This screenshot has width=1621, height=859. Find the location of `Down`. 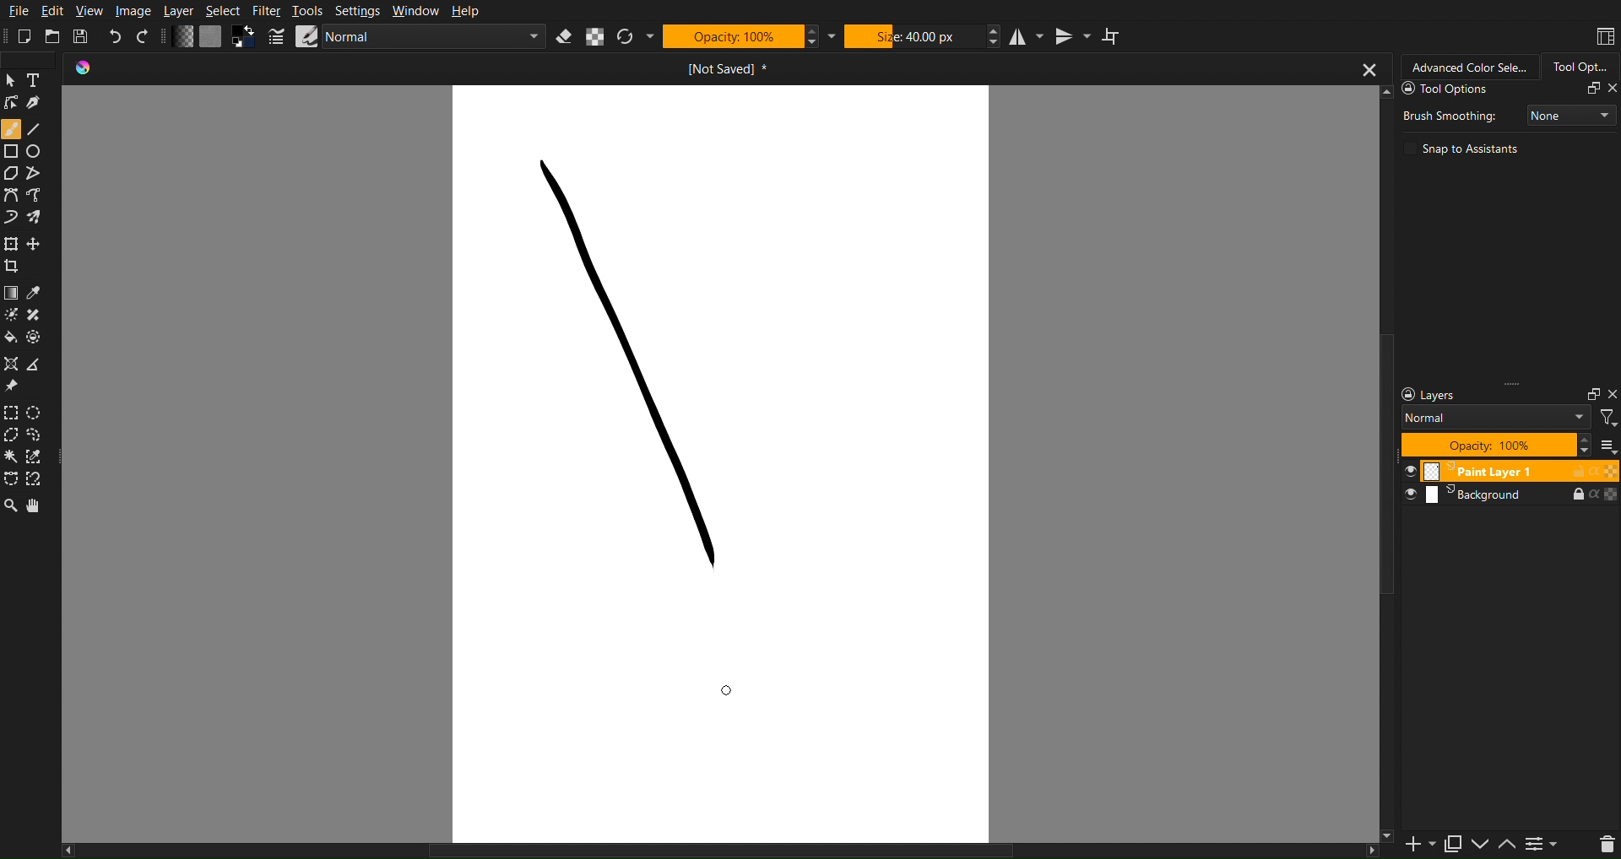

Down is located at coordinates (1483, 845).